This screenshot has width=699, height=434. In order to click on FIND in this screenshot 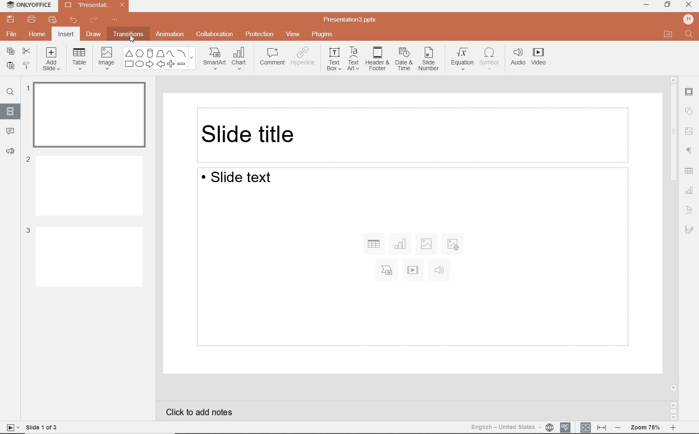, I will do `click(689, 34)`.